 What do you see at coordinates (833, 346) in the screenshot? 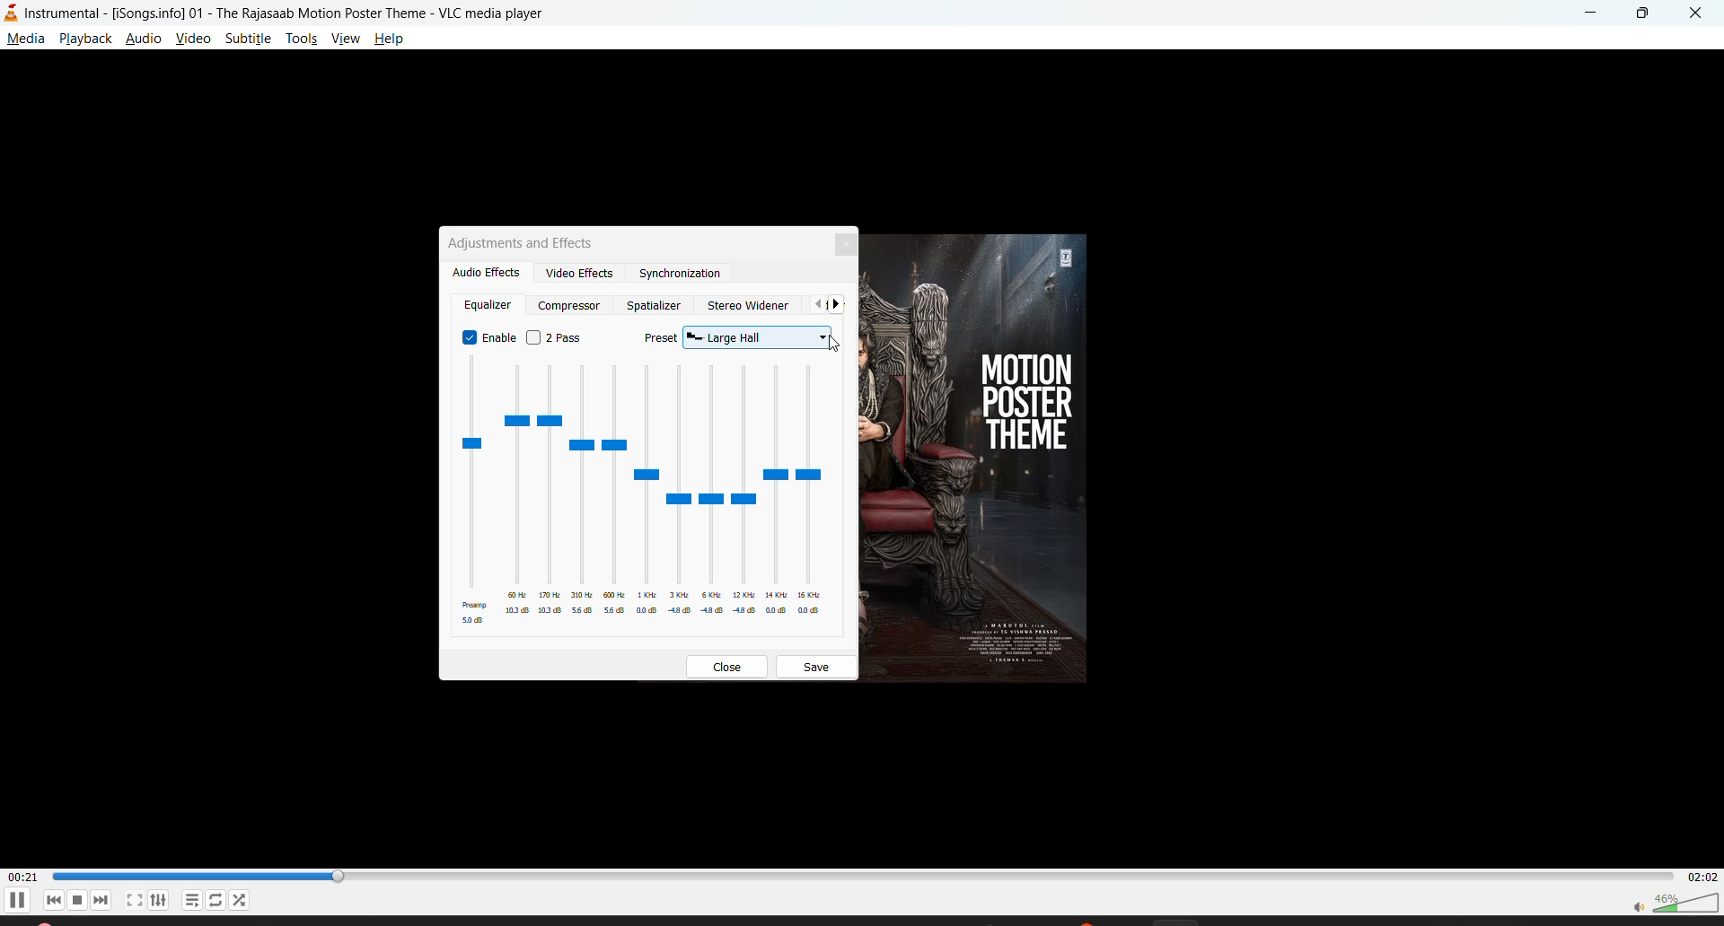
I see `Cursor` at bounding box center [833, 346].